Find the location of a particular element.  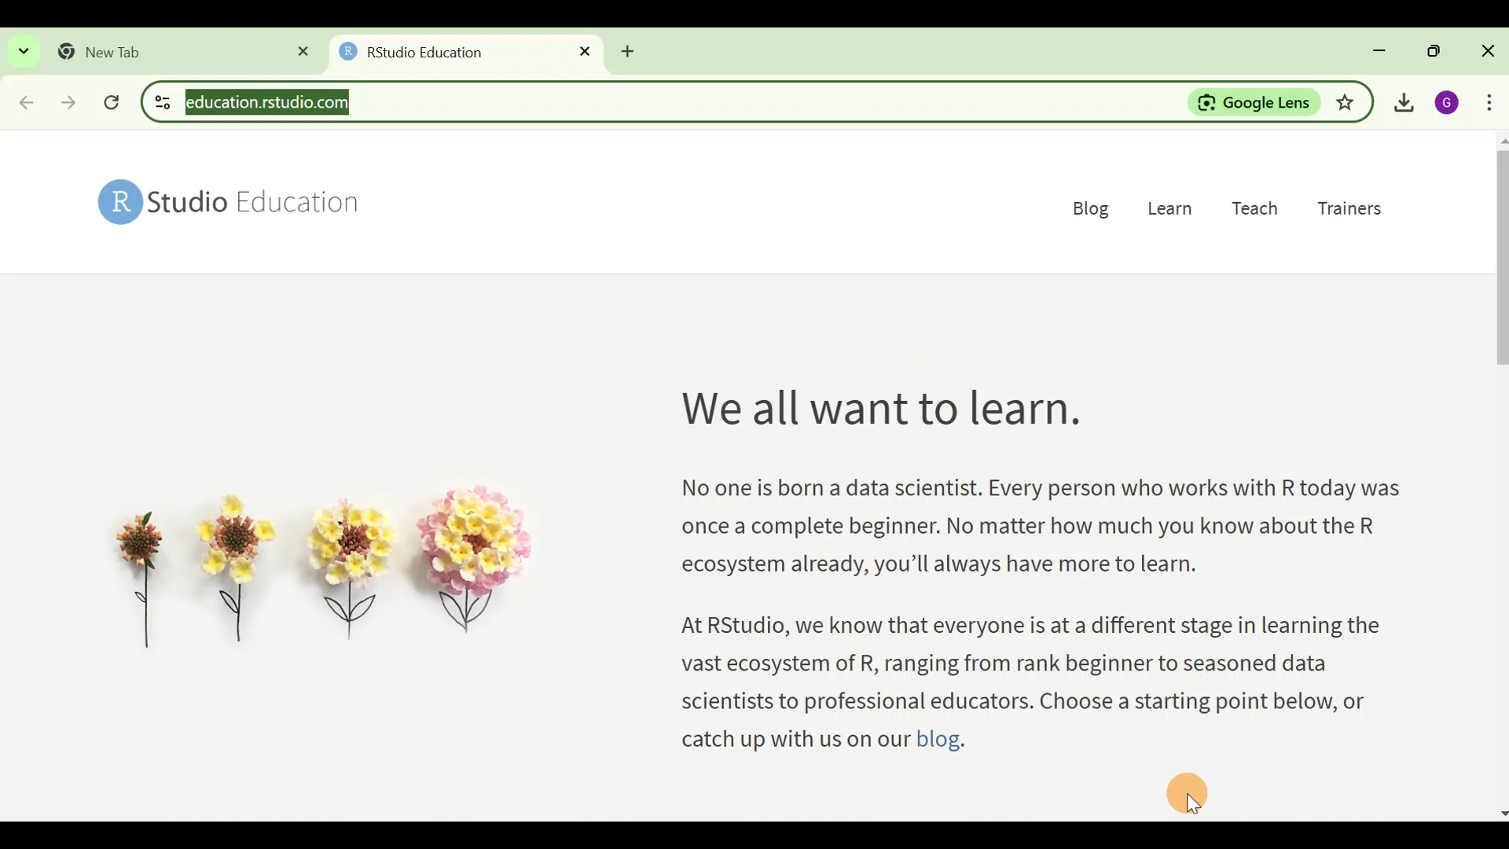

Downloads is located at coordinates (1402, 103).